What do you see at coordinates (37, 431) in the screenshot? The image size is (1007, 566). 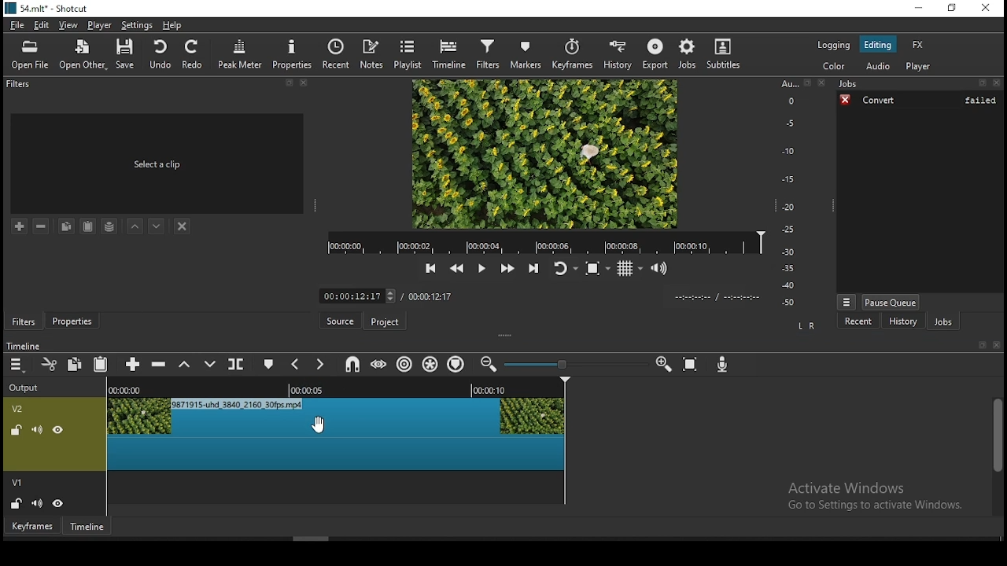 I see `(un)mute` at bounding box center [37, 431].